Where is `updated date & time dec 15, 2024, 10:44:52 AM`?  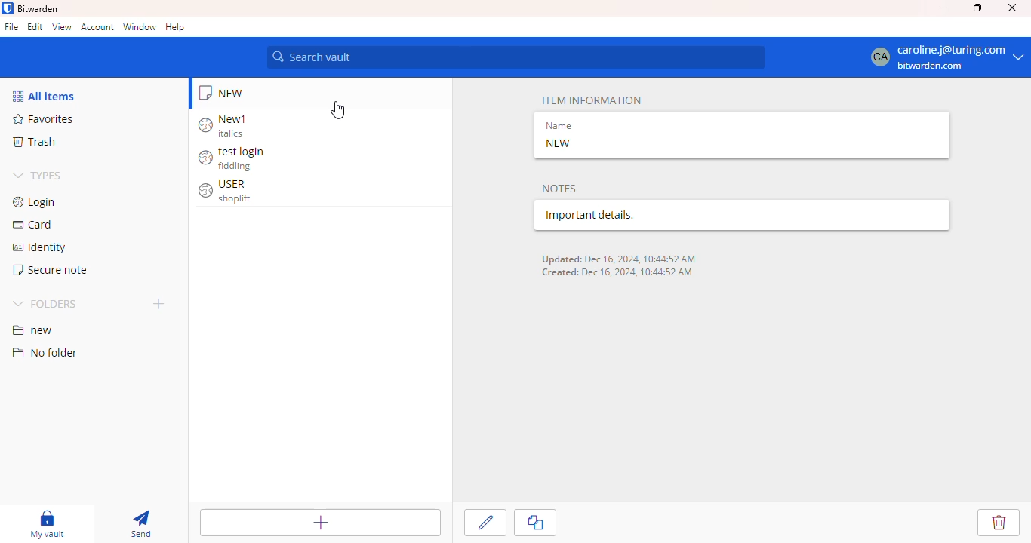 updated date & time dec 15, 2024, 10:44:52 AM is located at coordinates (619, 258).